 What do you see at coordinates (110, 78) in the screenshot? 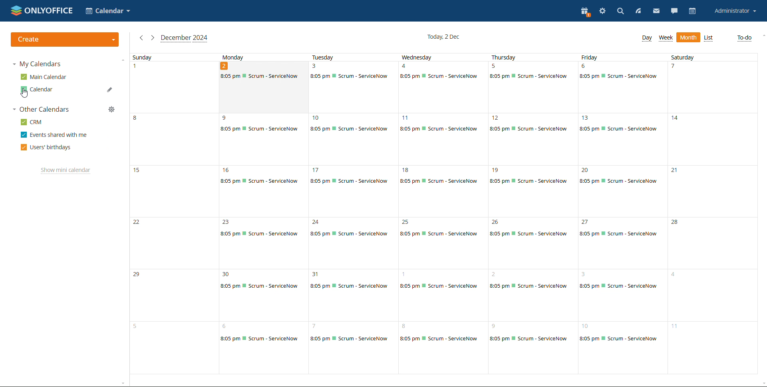
I see `edit` at bounding box center [110, 78].